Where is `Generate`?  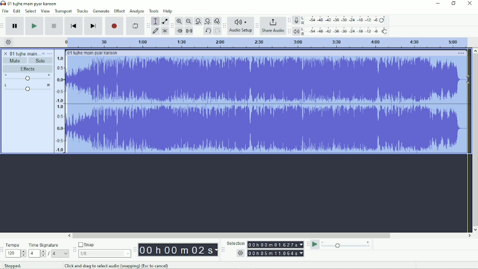
Generate is located at coordinates (101, 11).